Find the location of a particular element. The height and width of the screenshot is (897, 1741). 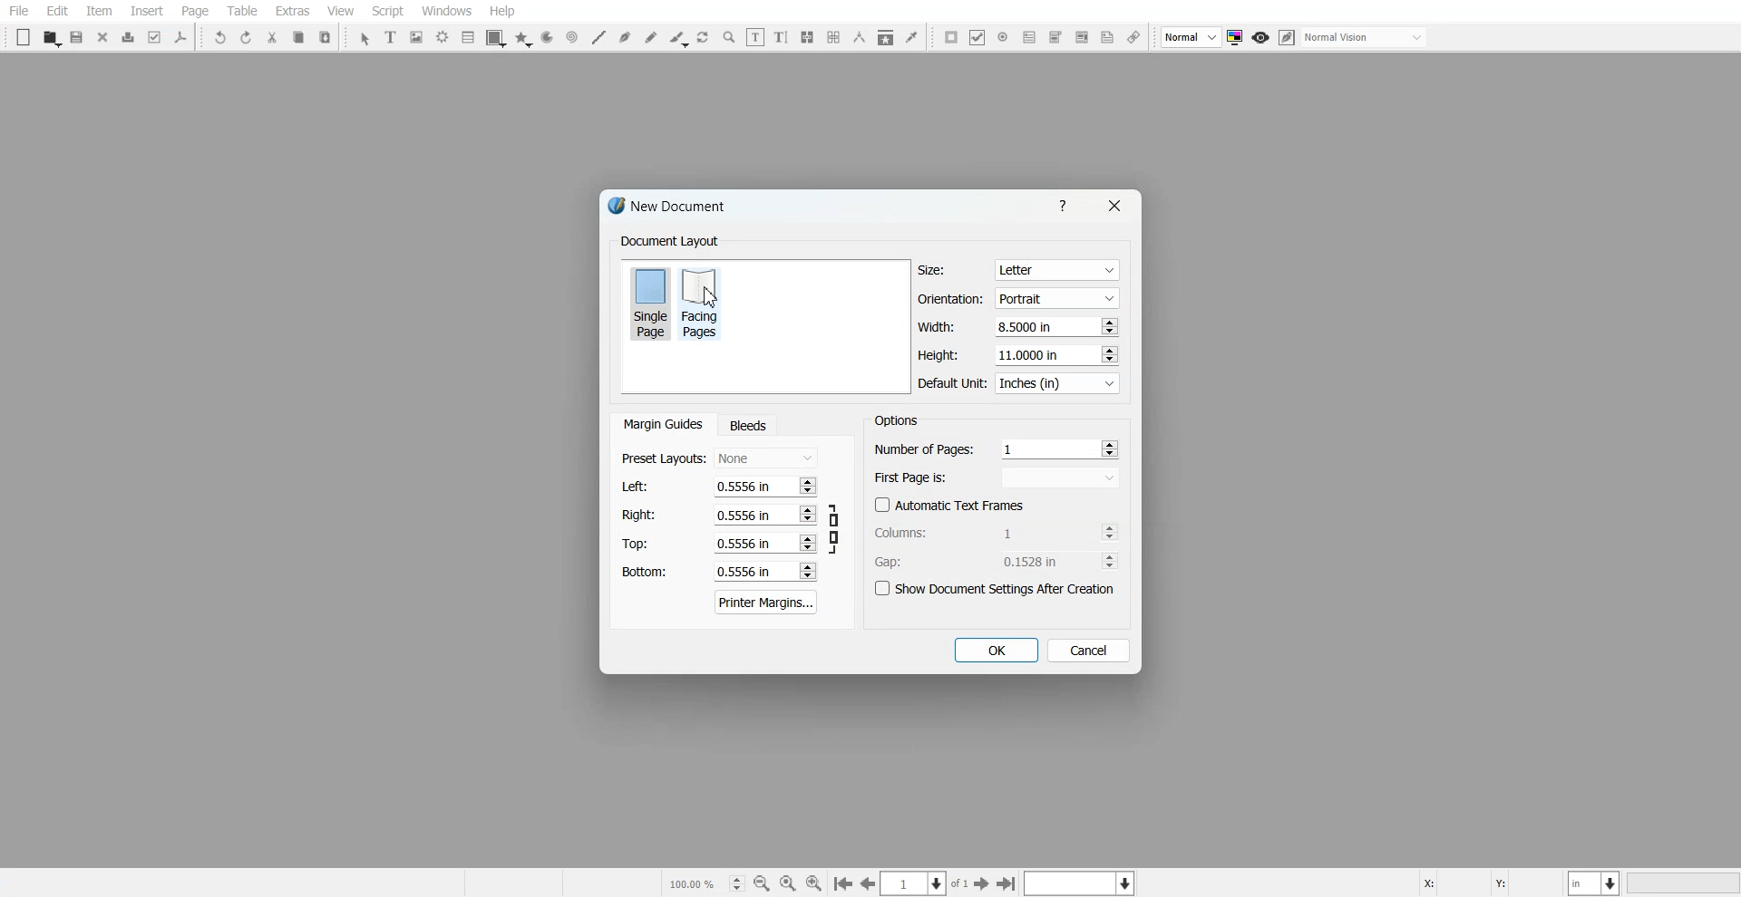

Increase and decrease No.  is located at coordinates (1109, 532).